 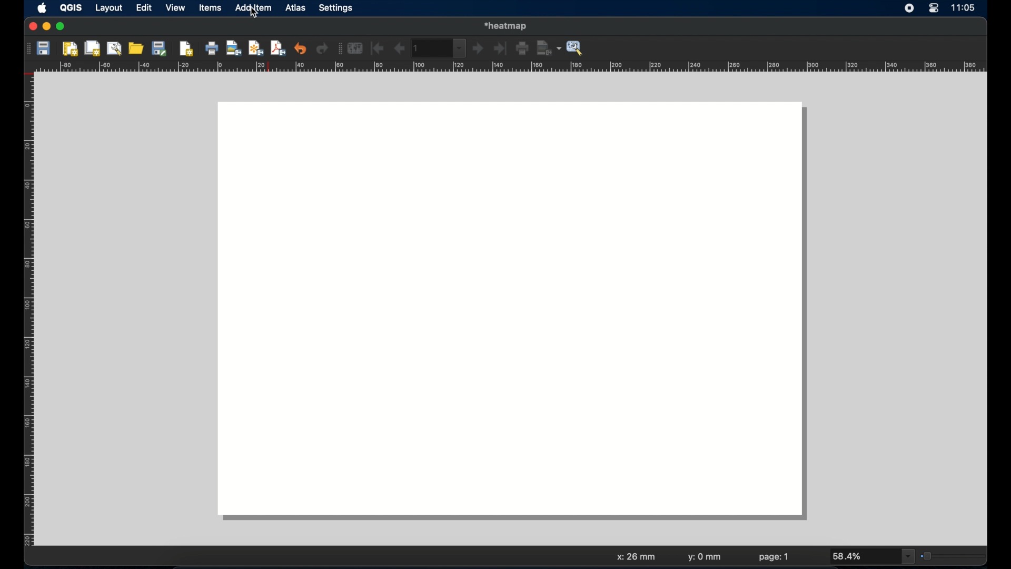 I want to click on preview atlas, so click(x=356, y=48).